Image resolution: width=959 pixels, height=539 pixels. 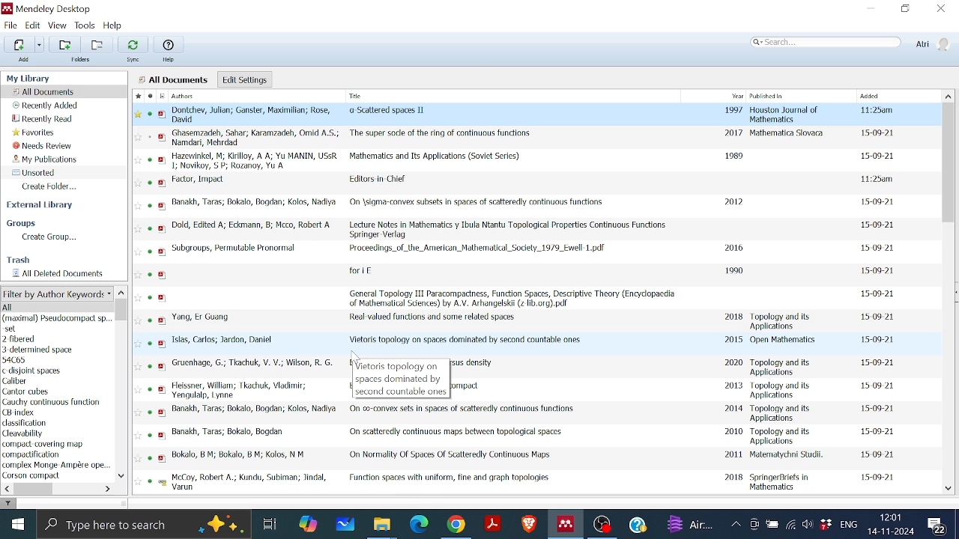 What do you see at coordinates (875, 201) in the screenshot?
I see `date` at bounding box center [875, 201].